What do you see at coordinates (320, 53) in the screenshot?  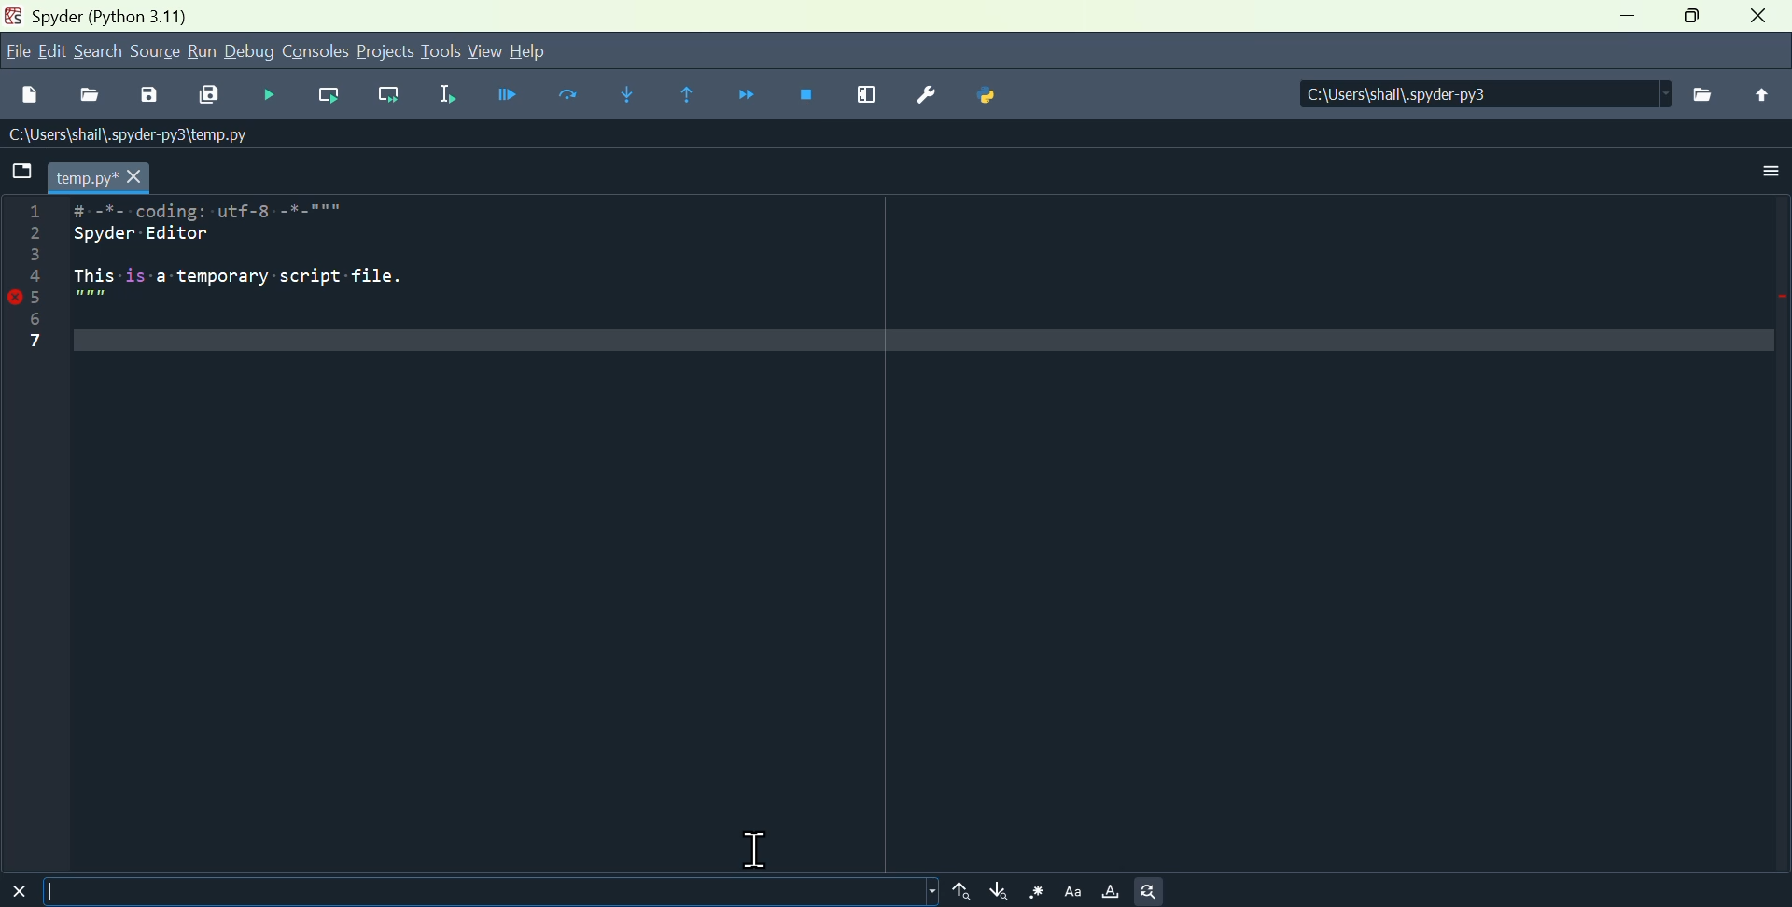 I see `Console` at bounding box center [320, 53].